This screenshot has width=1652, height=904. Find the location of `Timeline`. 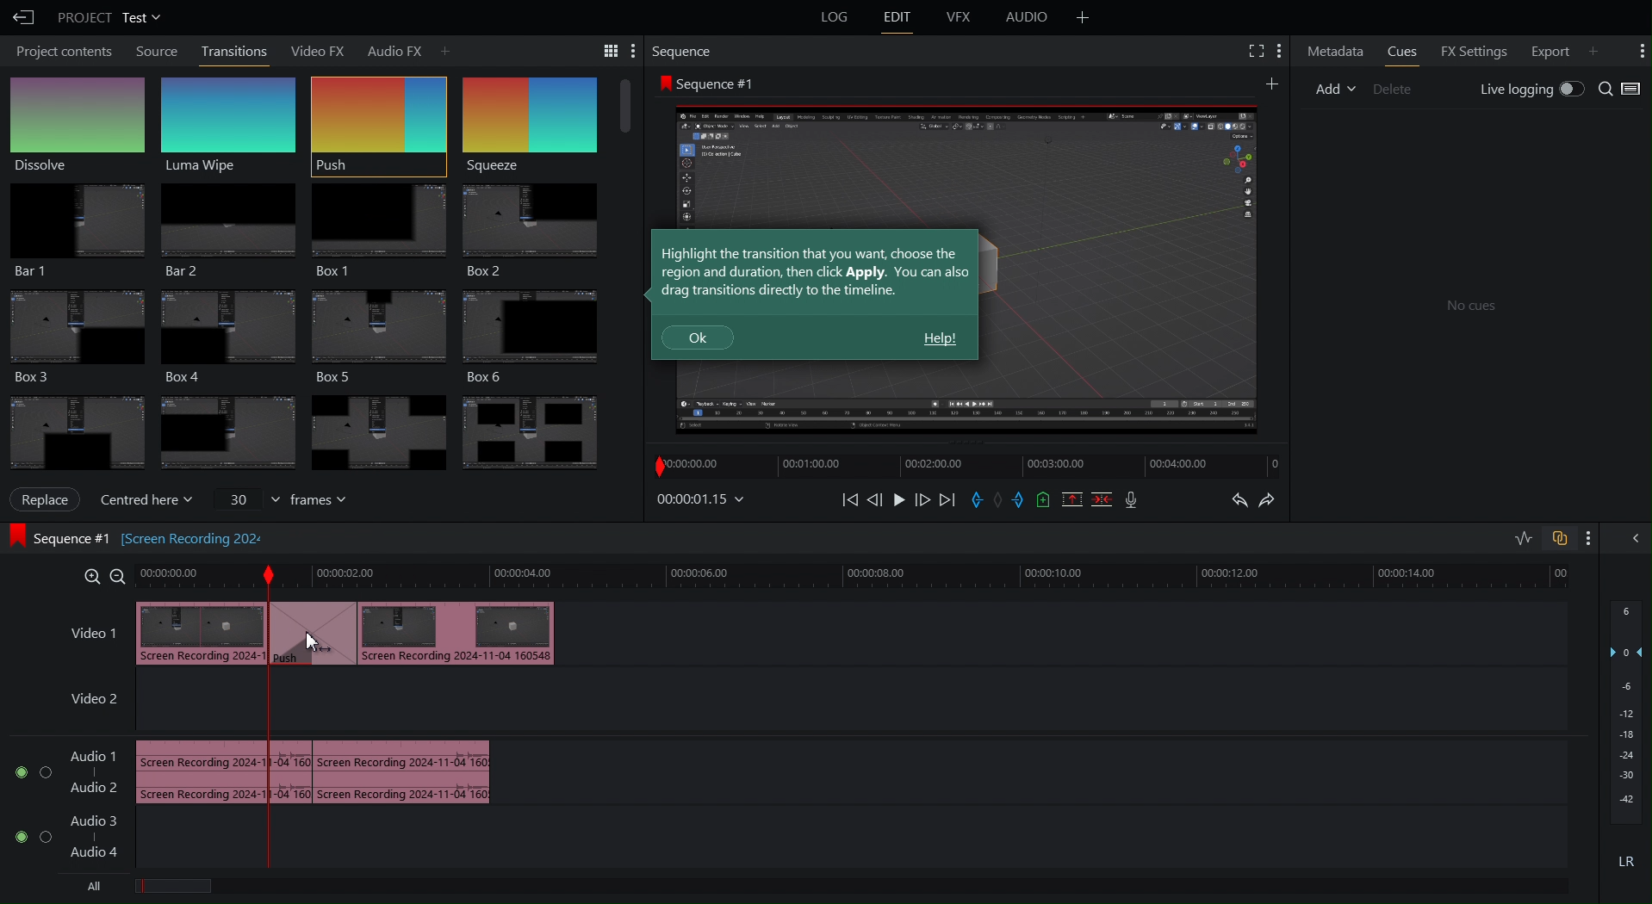

Timeline is located at coordinates (861, 575).